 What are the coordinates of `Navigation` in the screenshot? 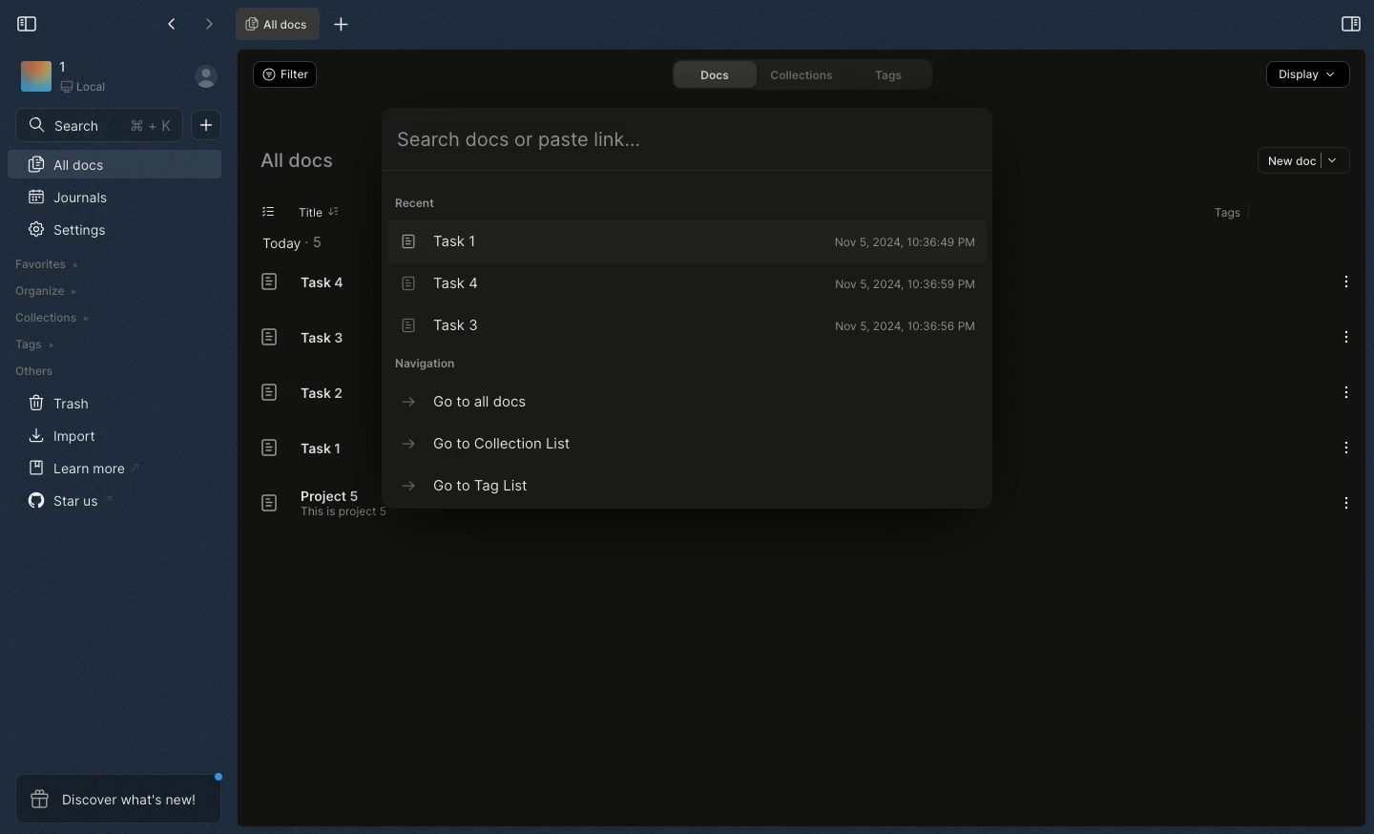 It's located at (433, 365).